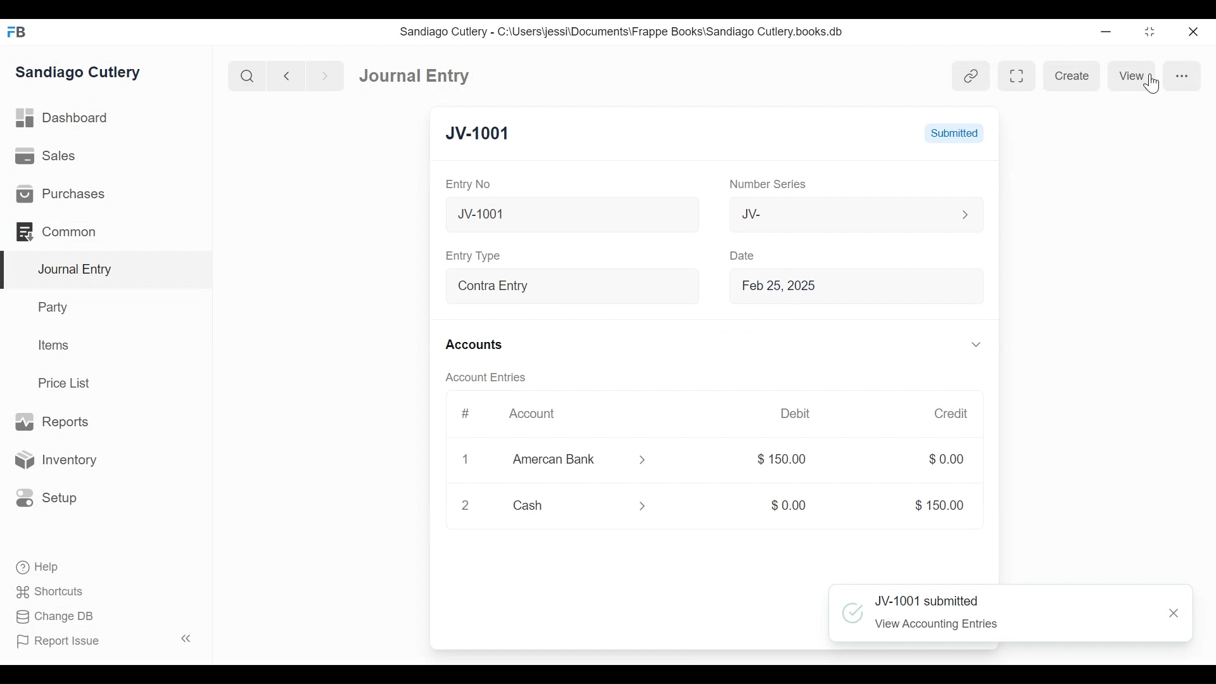 The image size is (1216, 684). What do you see at coordinates (1072, 76) in the screenshot?
I see `Create` at bounding box center [1072, 76].